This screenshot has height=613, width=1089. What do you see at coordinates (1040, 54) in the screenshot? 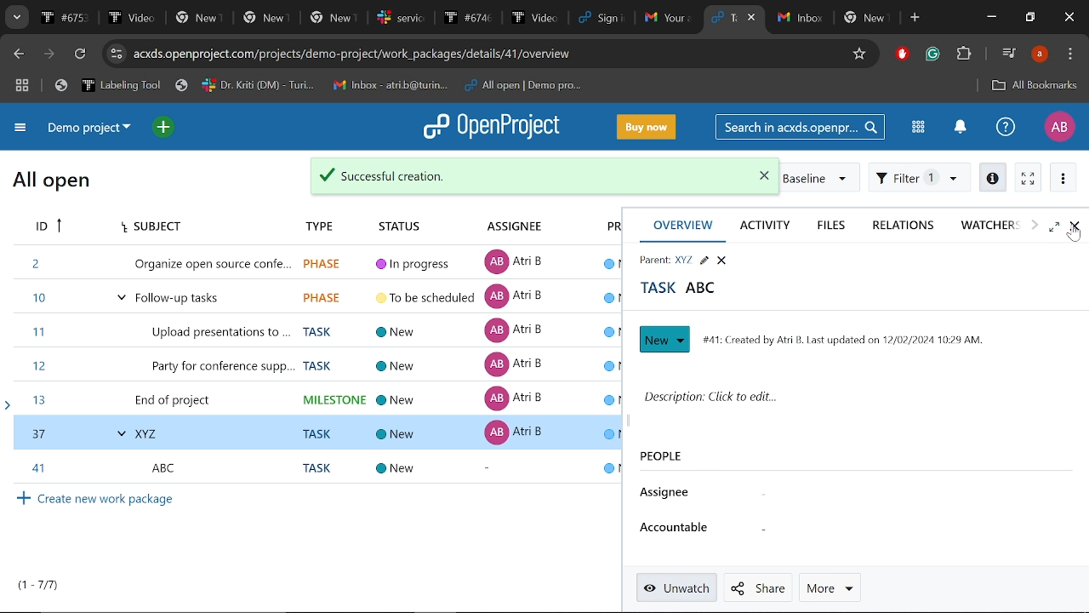
I see `profile` at bounding box center [1040, 54].